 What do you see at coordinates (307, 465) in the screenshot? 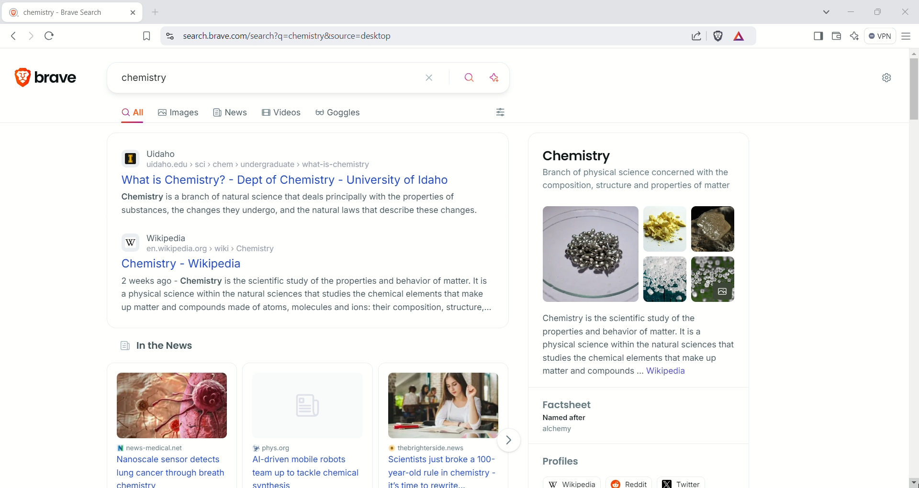
I see `phys.org AI-driven mobile robots team up to tackle chemical synthesis` at bounding box center [307, 465].